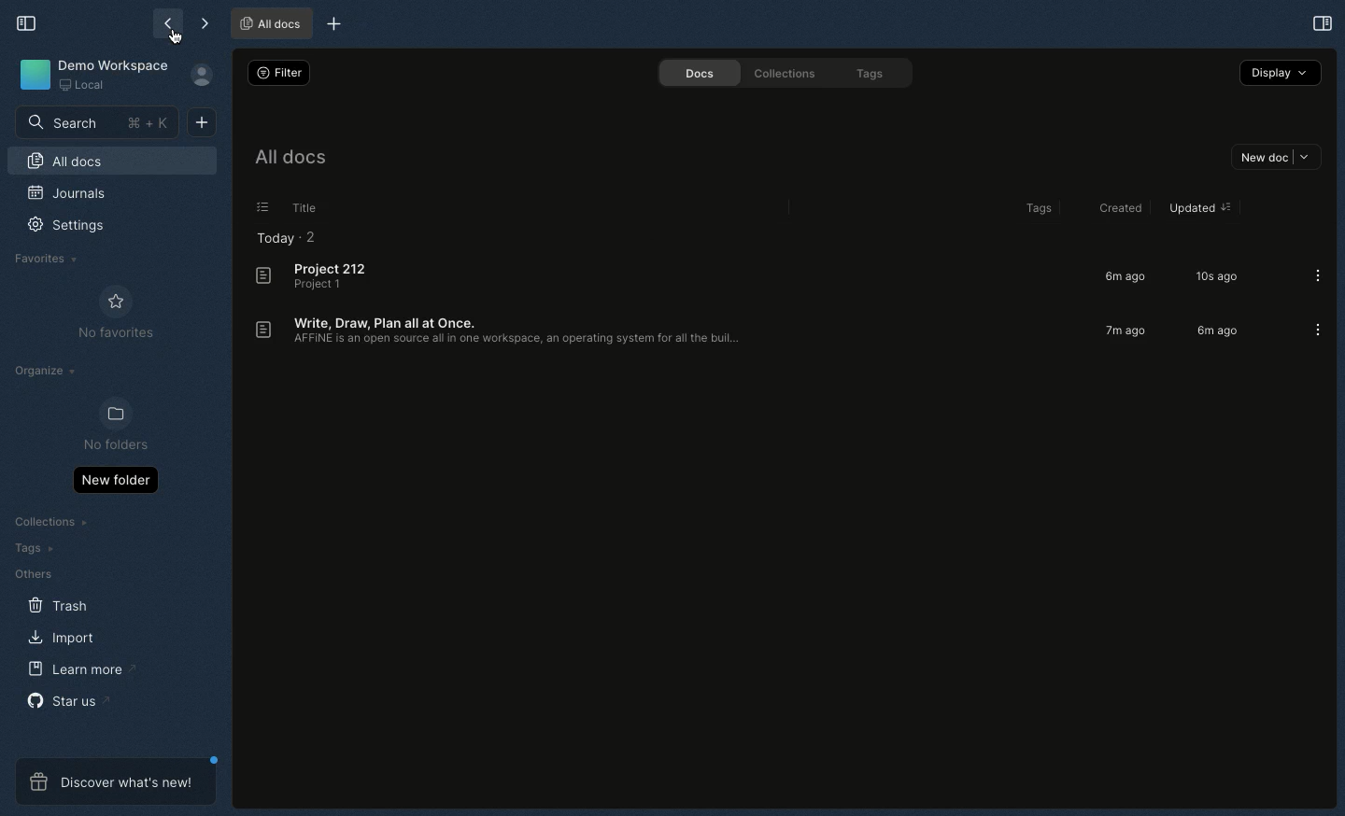 This screenshot has height=816, width=1345. Describe the element at coordinates (58, 635) in the screenshot. I see `Import` at that location.